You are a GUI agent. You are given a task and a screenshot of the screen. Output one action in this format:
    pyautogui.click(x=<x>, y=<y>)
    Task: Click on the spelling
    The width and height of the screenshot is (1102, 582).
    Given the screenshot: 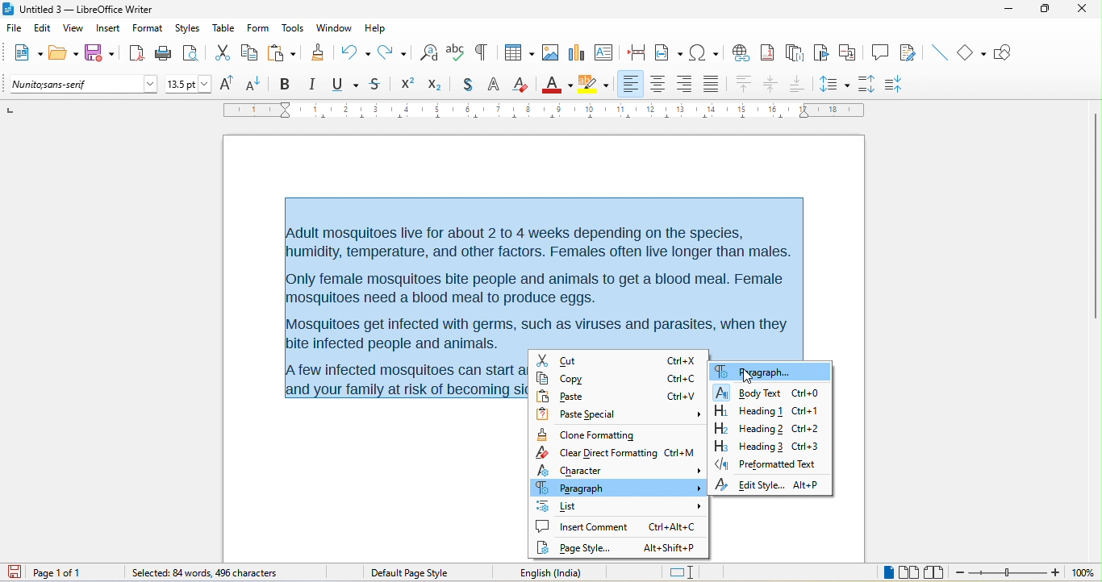 What is the action you would take?
    pyautogui.click(x=456, y=51)
    